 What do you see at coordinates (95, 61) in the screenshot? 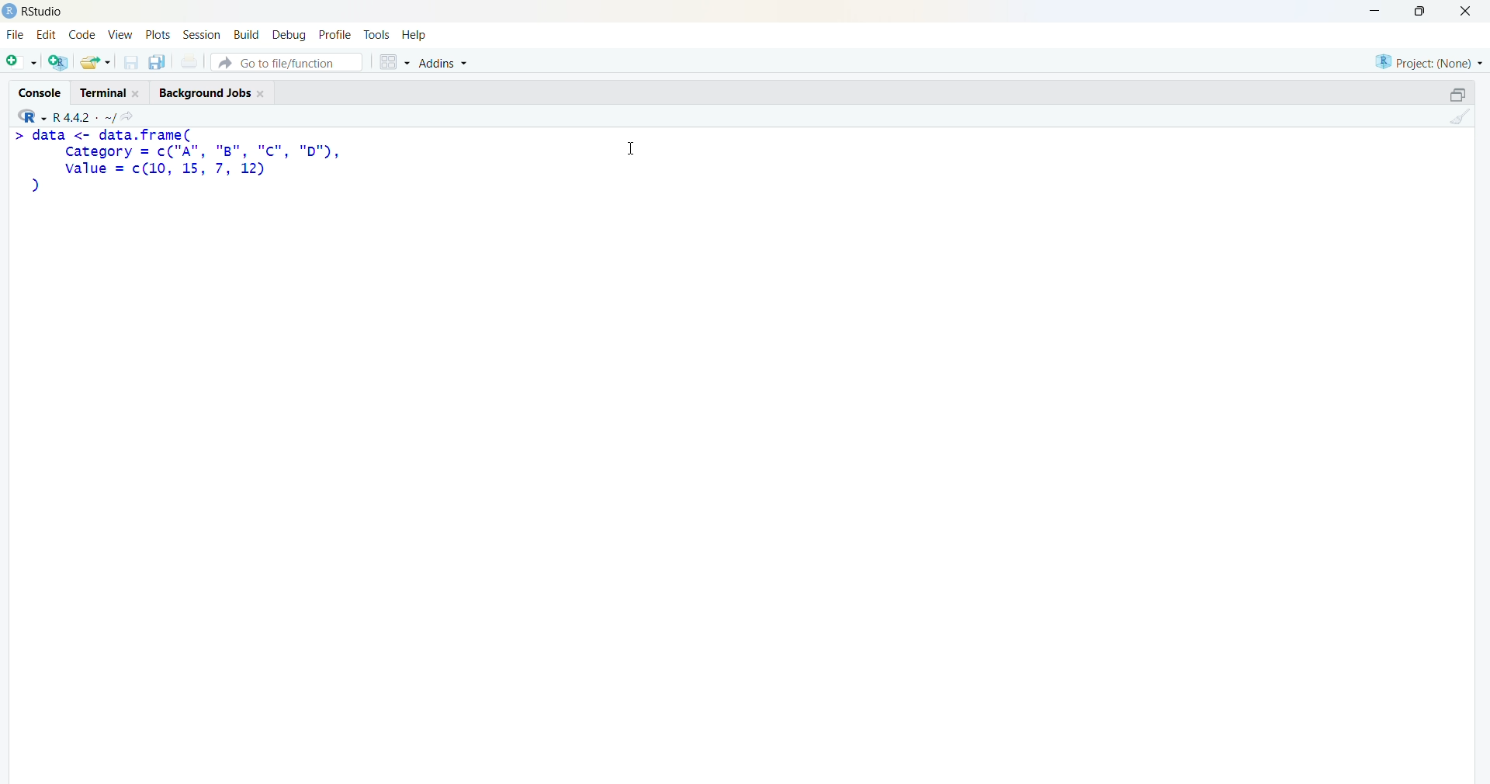
I see `open an existing file` at bounding box center [95, 61].